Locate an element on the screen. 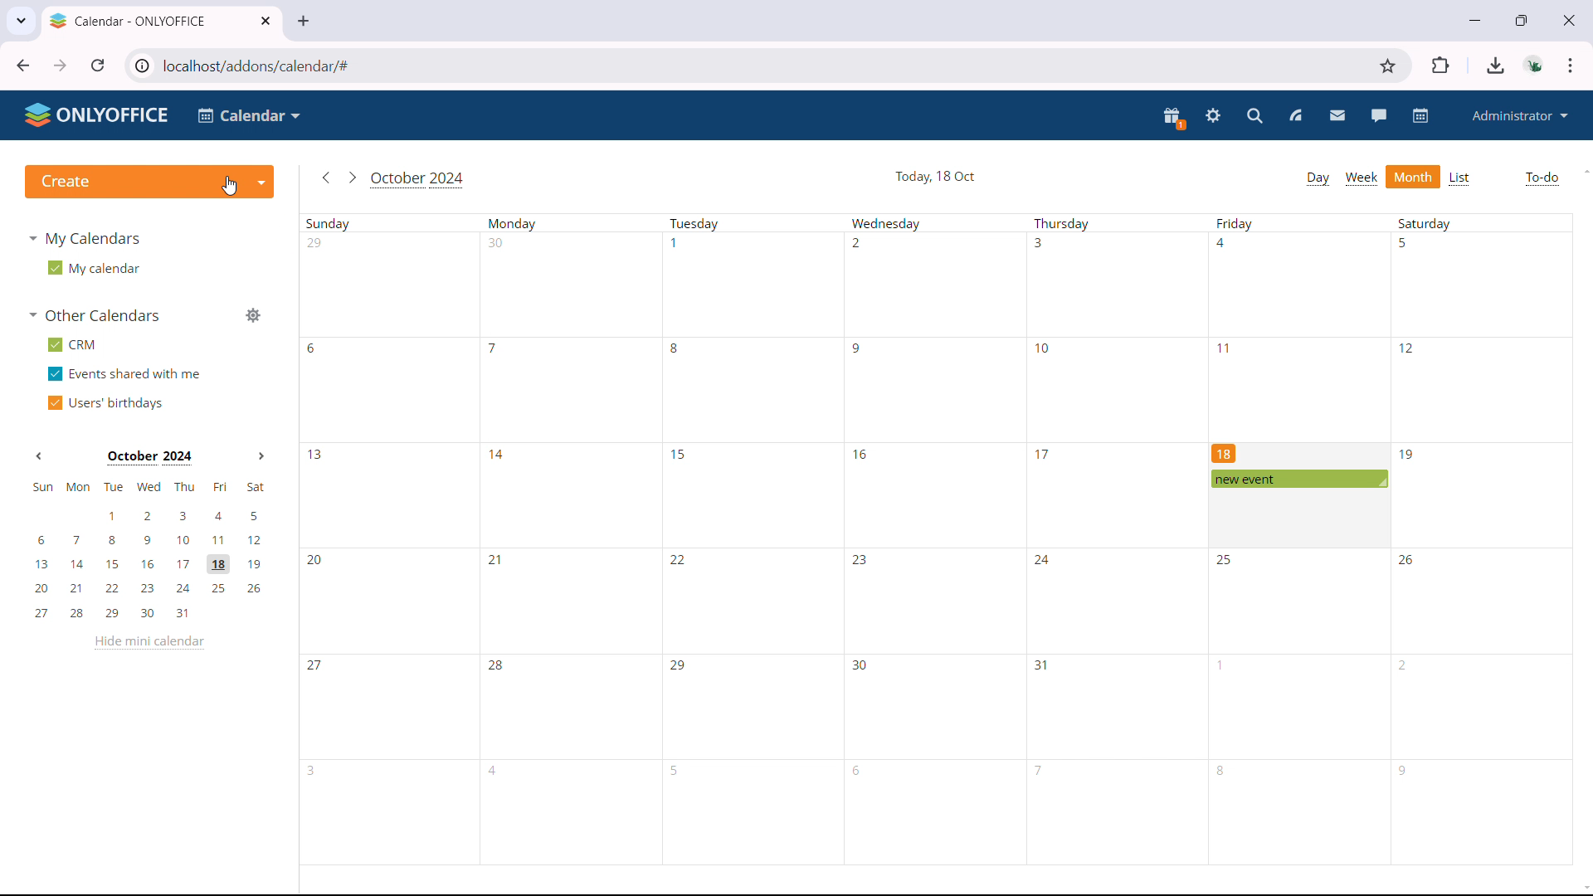  Calendar is located at coordinates (251, 115).